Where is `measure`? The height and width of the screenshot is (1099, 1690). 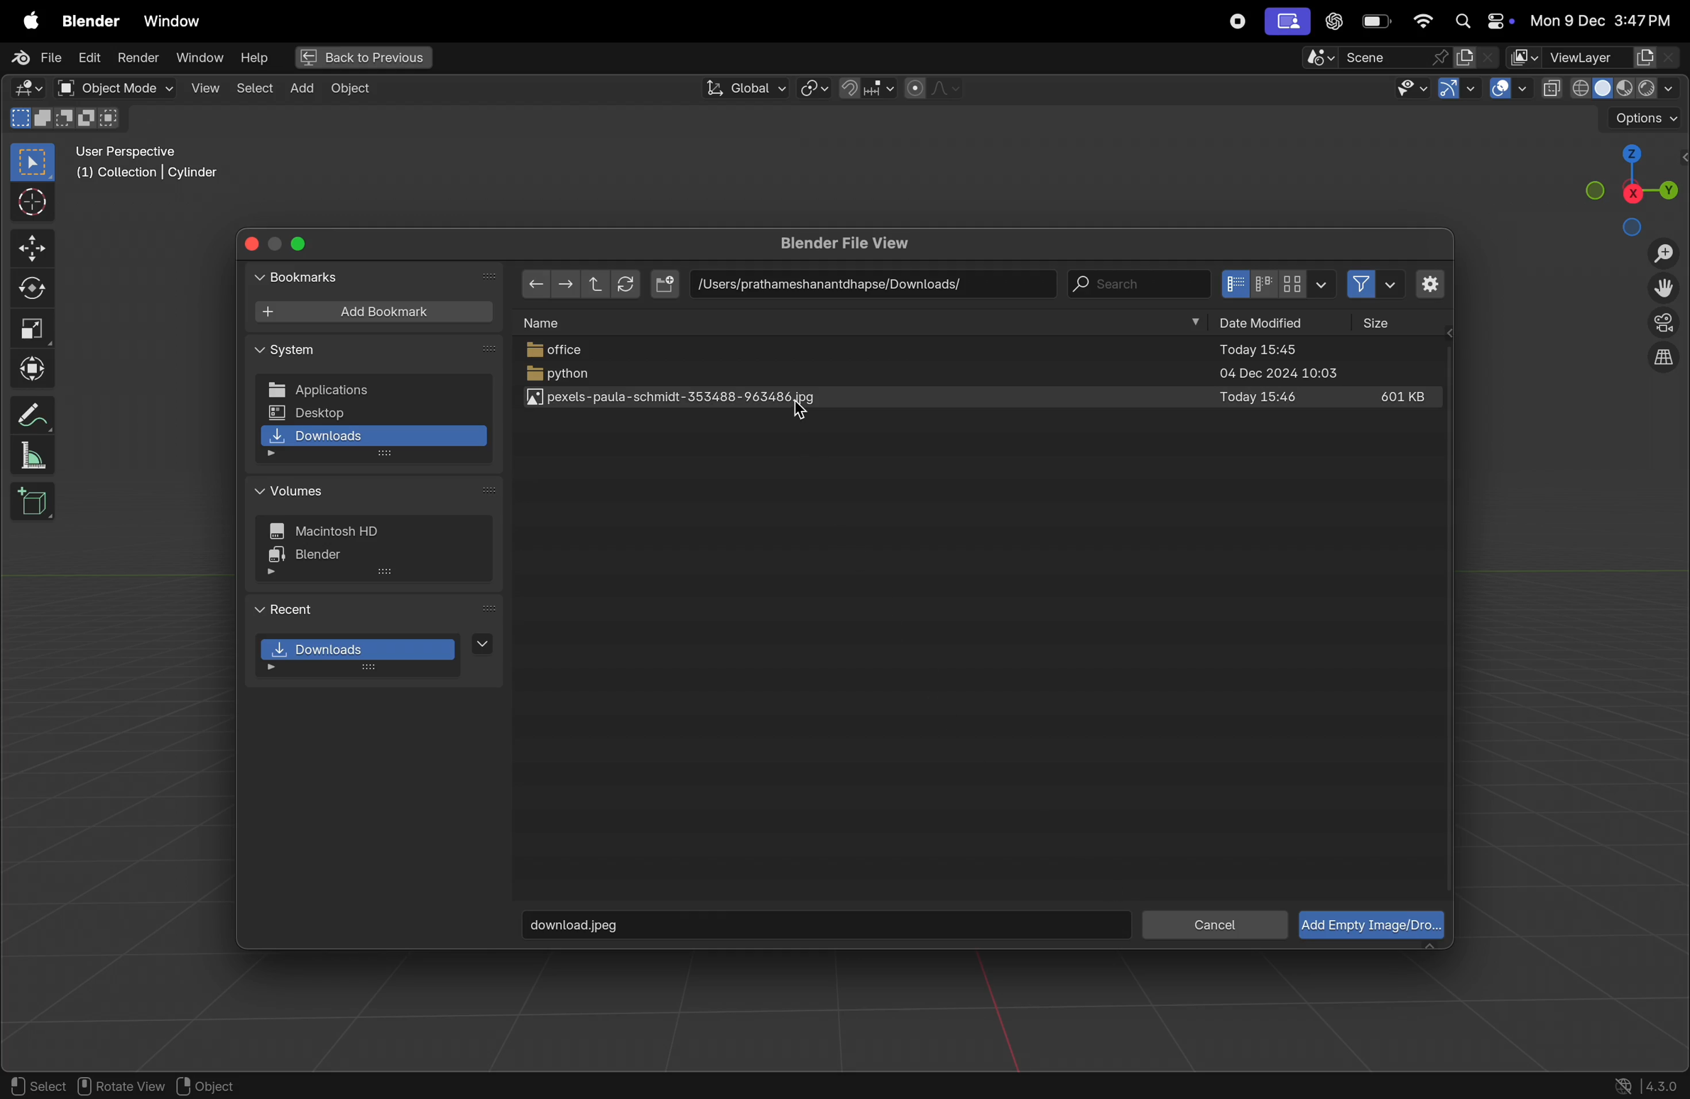
measure is located at coordinates (34, 457).